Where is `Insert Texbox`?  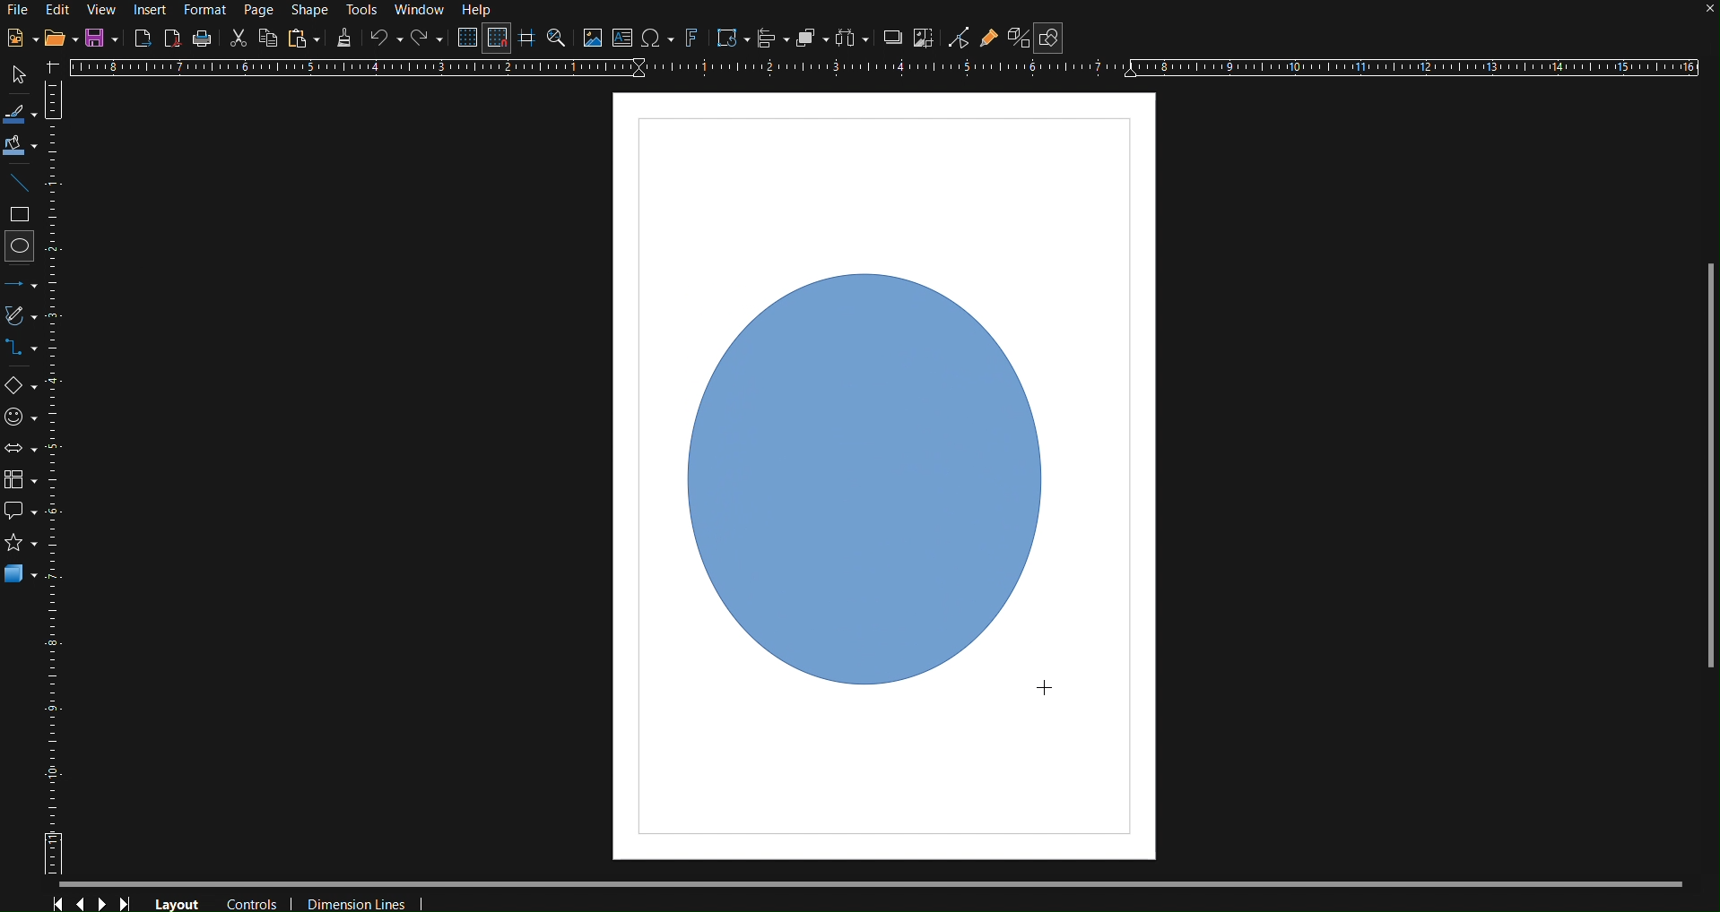 Insert Texbox is located at coordinates (621, 39).